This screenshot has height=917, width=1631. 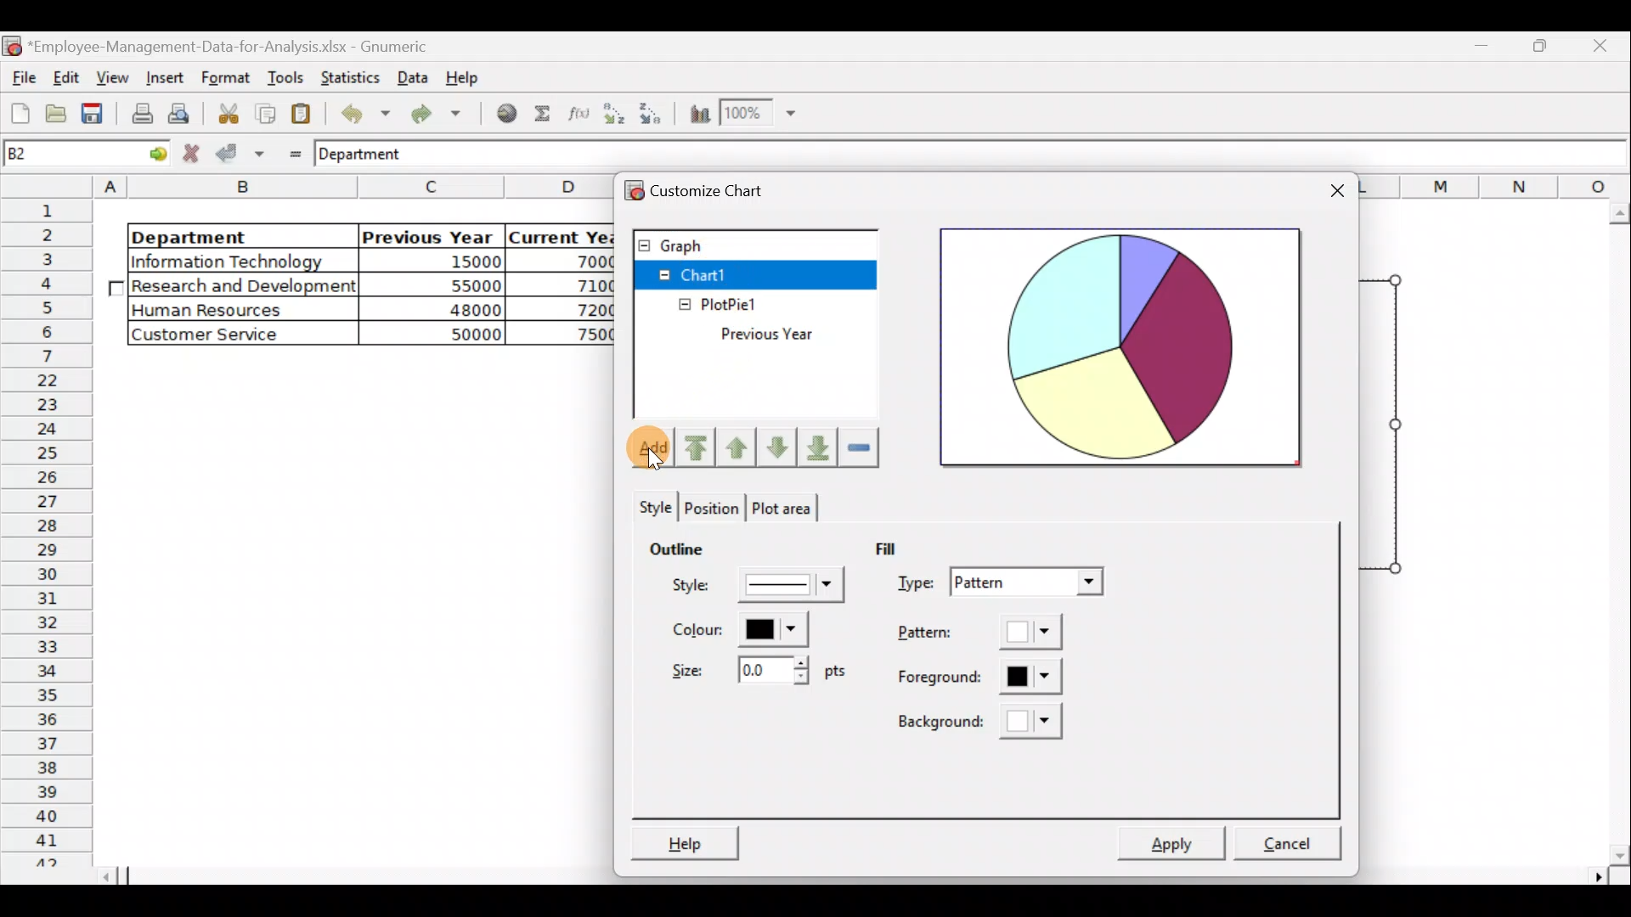 What do you see at coordinates (980, 635) in the screenshot?
I see `Pattern` at bounding box center [980, 635].